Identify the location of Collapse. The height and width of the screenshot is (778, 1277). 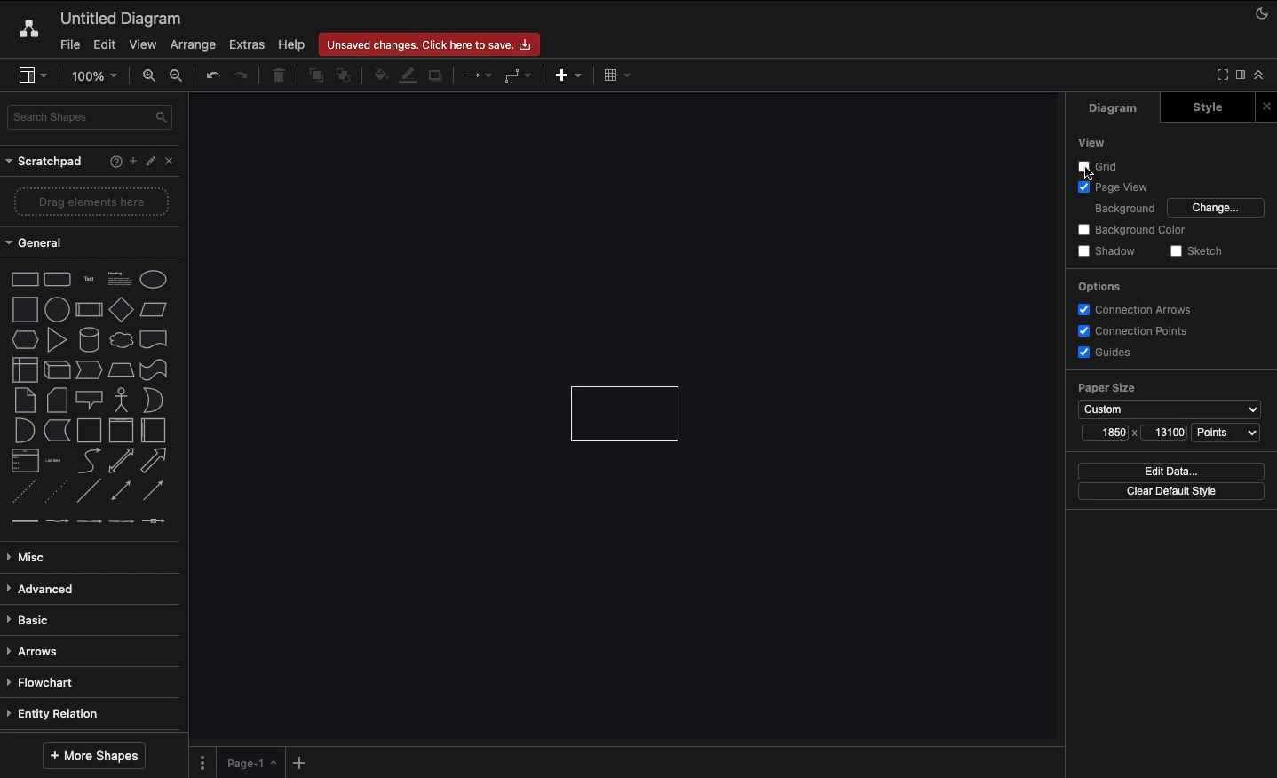
(1260, 75).